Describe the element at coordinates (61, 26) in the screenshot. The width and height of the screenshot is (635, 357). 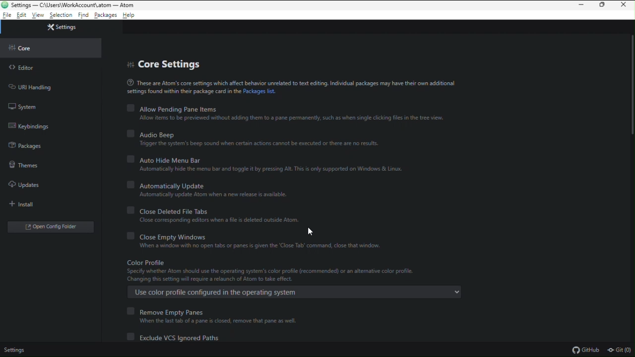
I see `Settings` at that location.